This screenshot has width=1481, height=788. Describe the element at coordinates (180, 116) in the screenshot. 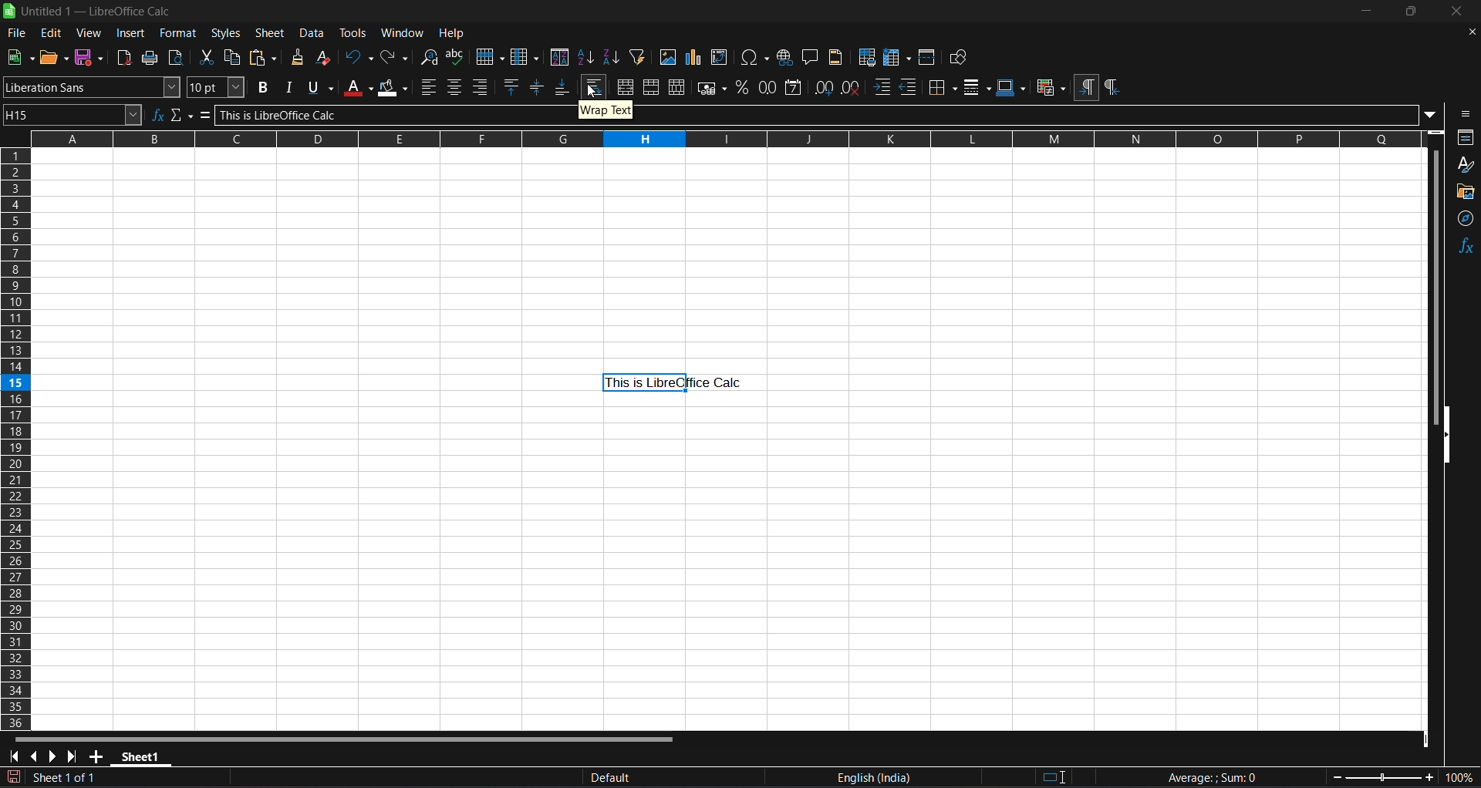

I see `select function` at that location.